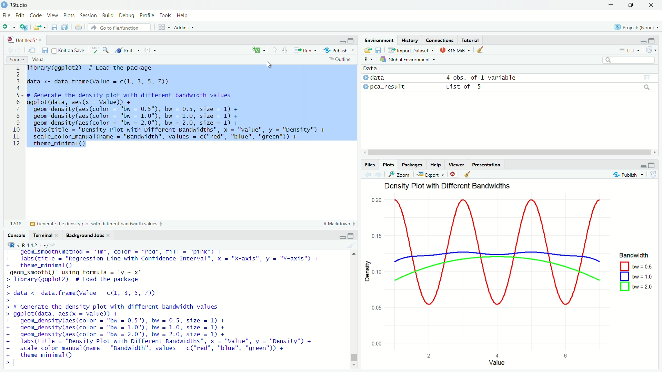  I want to click on Files, so click(370, 165).